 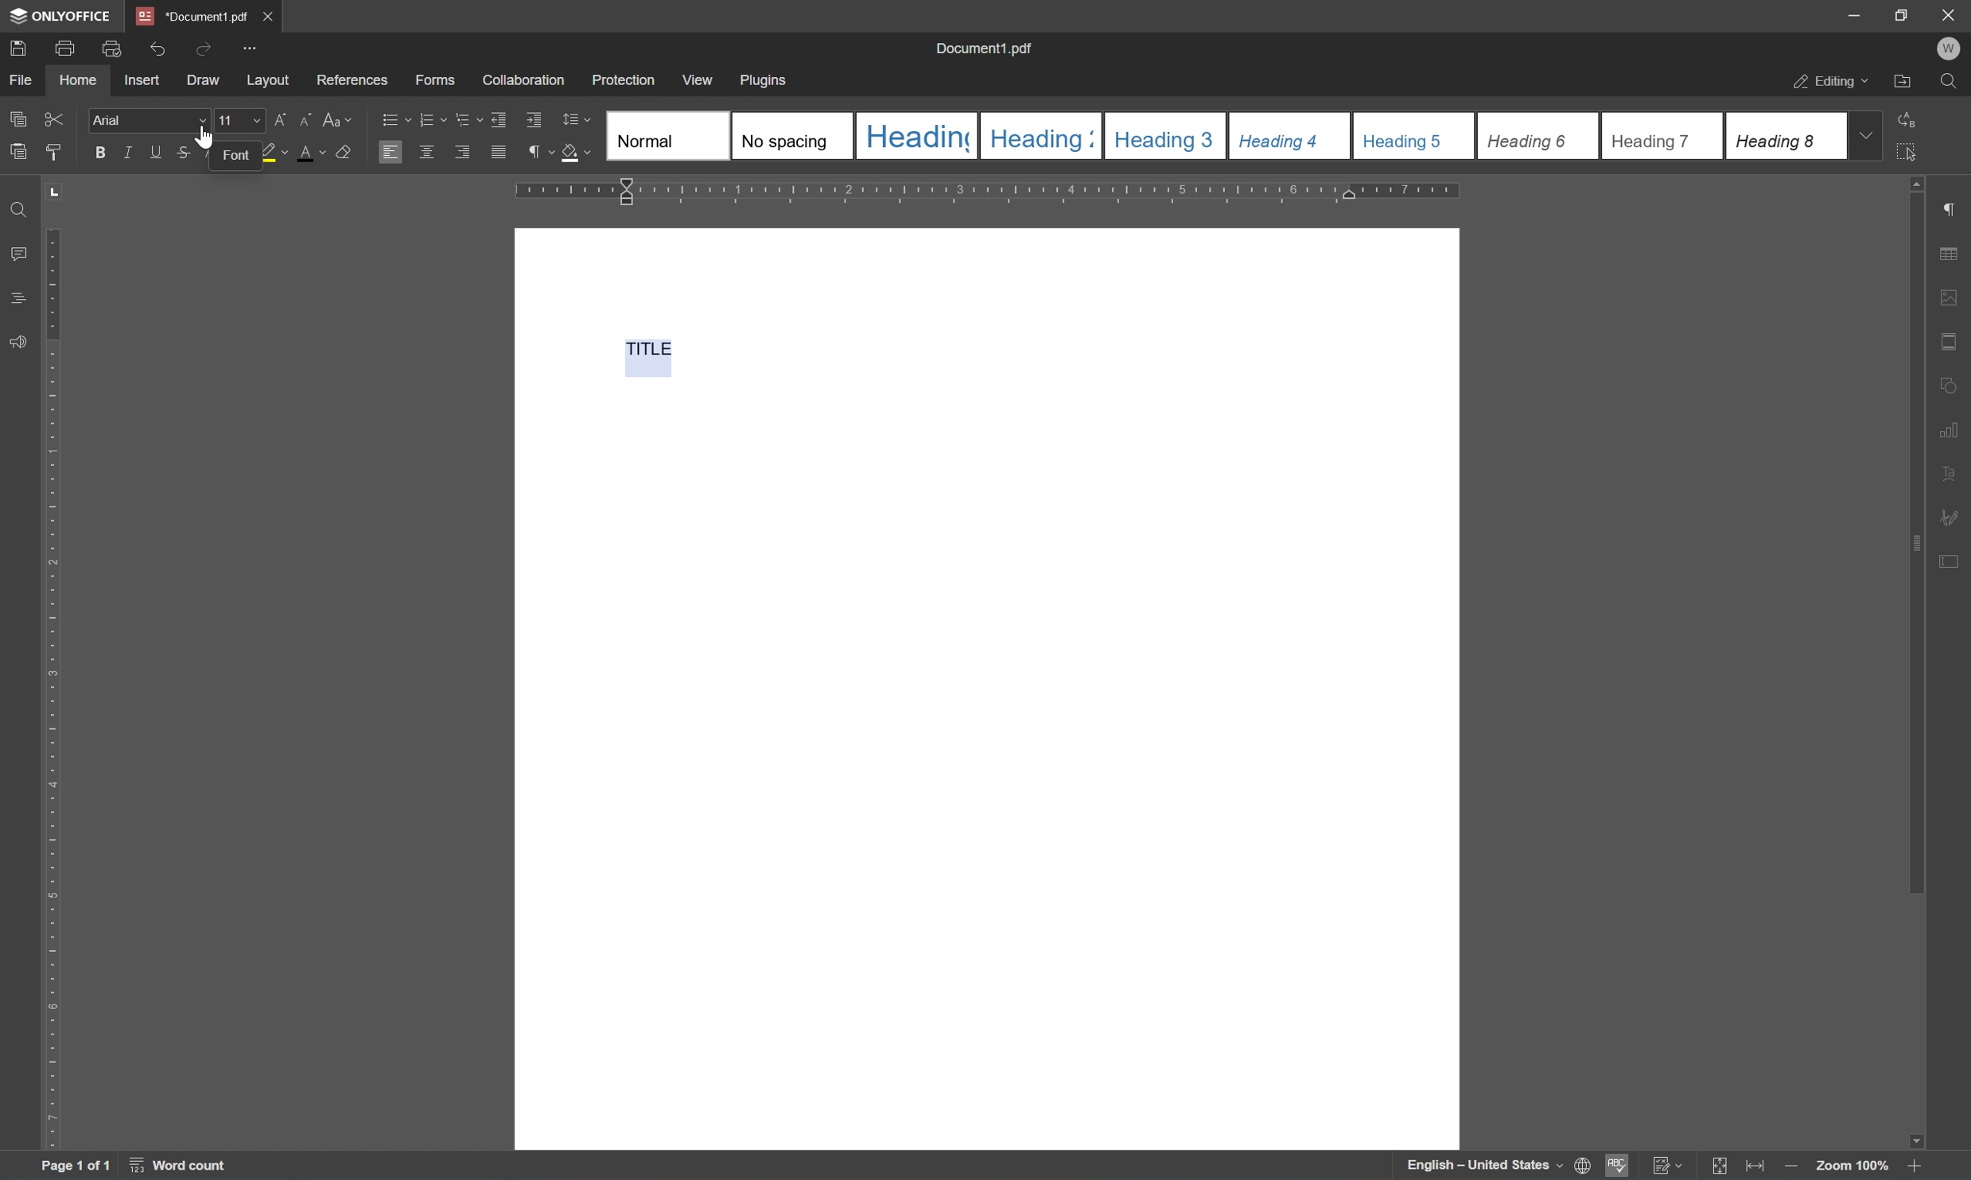 What do you see at coordinates (393, 118) in the screenshot?
I see `bullets` at bounding box center [393, 118].